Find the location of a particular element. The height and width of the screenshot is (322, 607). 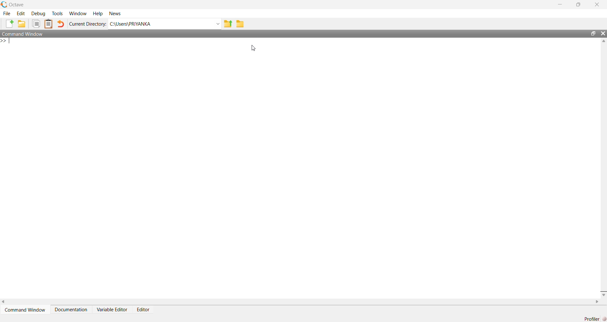

Variable Editor is located at coordinates (112, 309).